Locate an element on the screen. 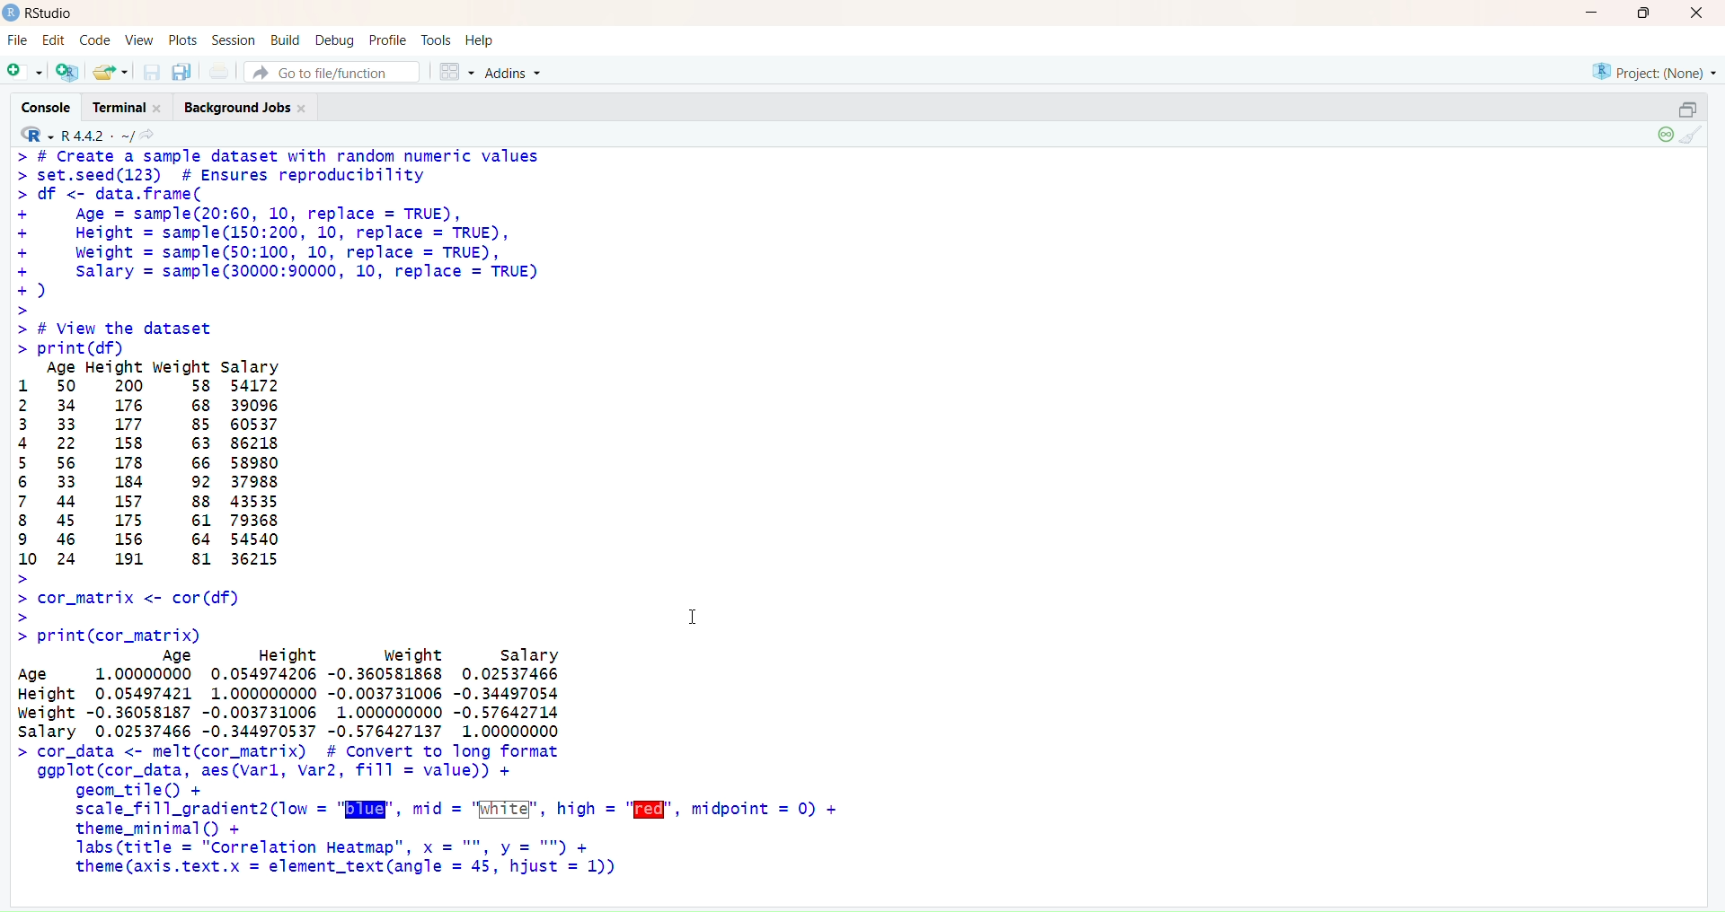 Image resolution: width=1725 pixels, height=912 pixels. Profile is located at coordinates (389, 39).